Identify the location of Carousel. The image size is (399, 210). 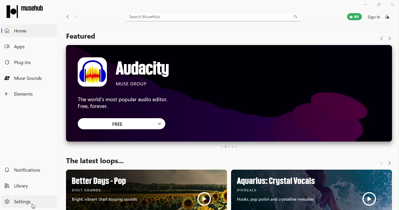
(230, 147).